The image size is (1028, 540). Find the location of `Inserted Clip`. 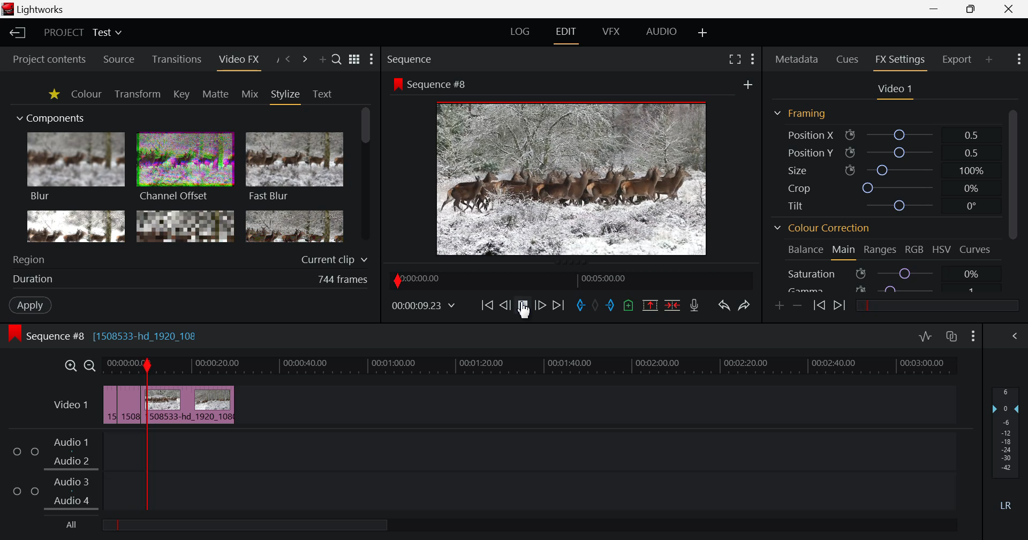

Inserted Clip is located at coordinates (184, 404).